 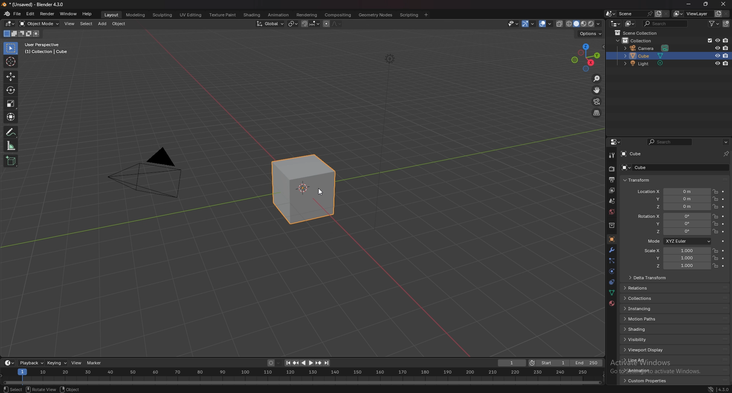 What do you see at coordinates (70, 24) in the screenshot?
I see `view` at bounding box center [70, 24].